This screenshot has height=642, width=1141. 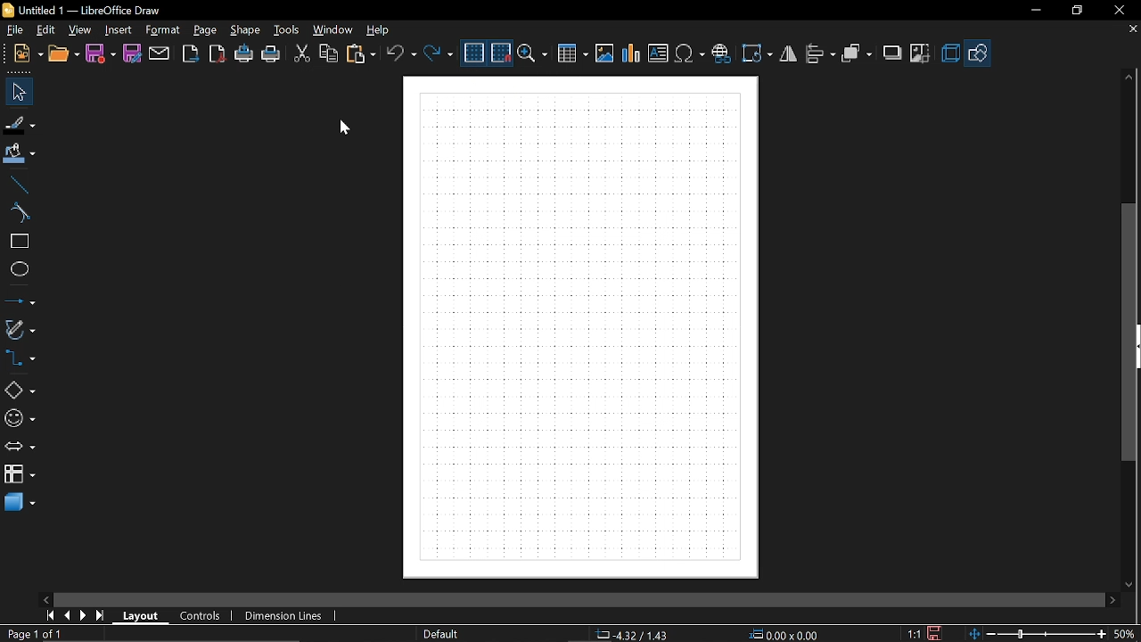 I want to click on line, so click(x=19, y=185).